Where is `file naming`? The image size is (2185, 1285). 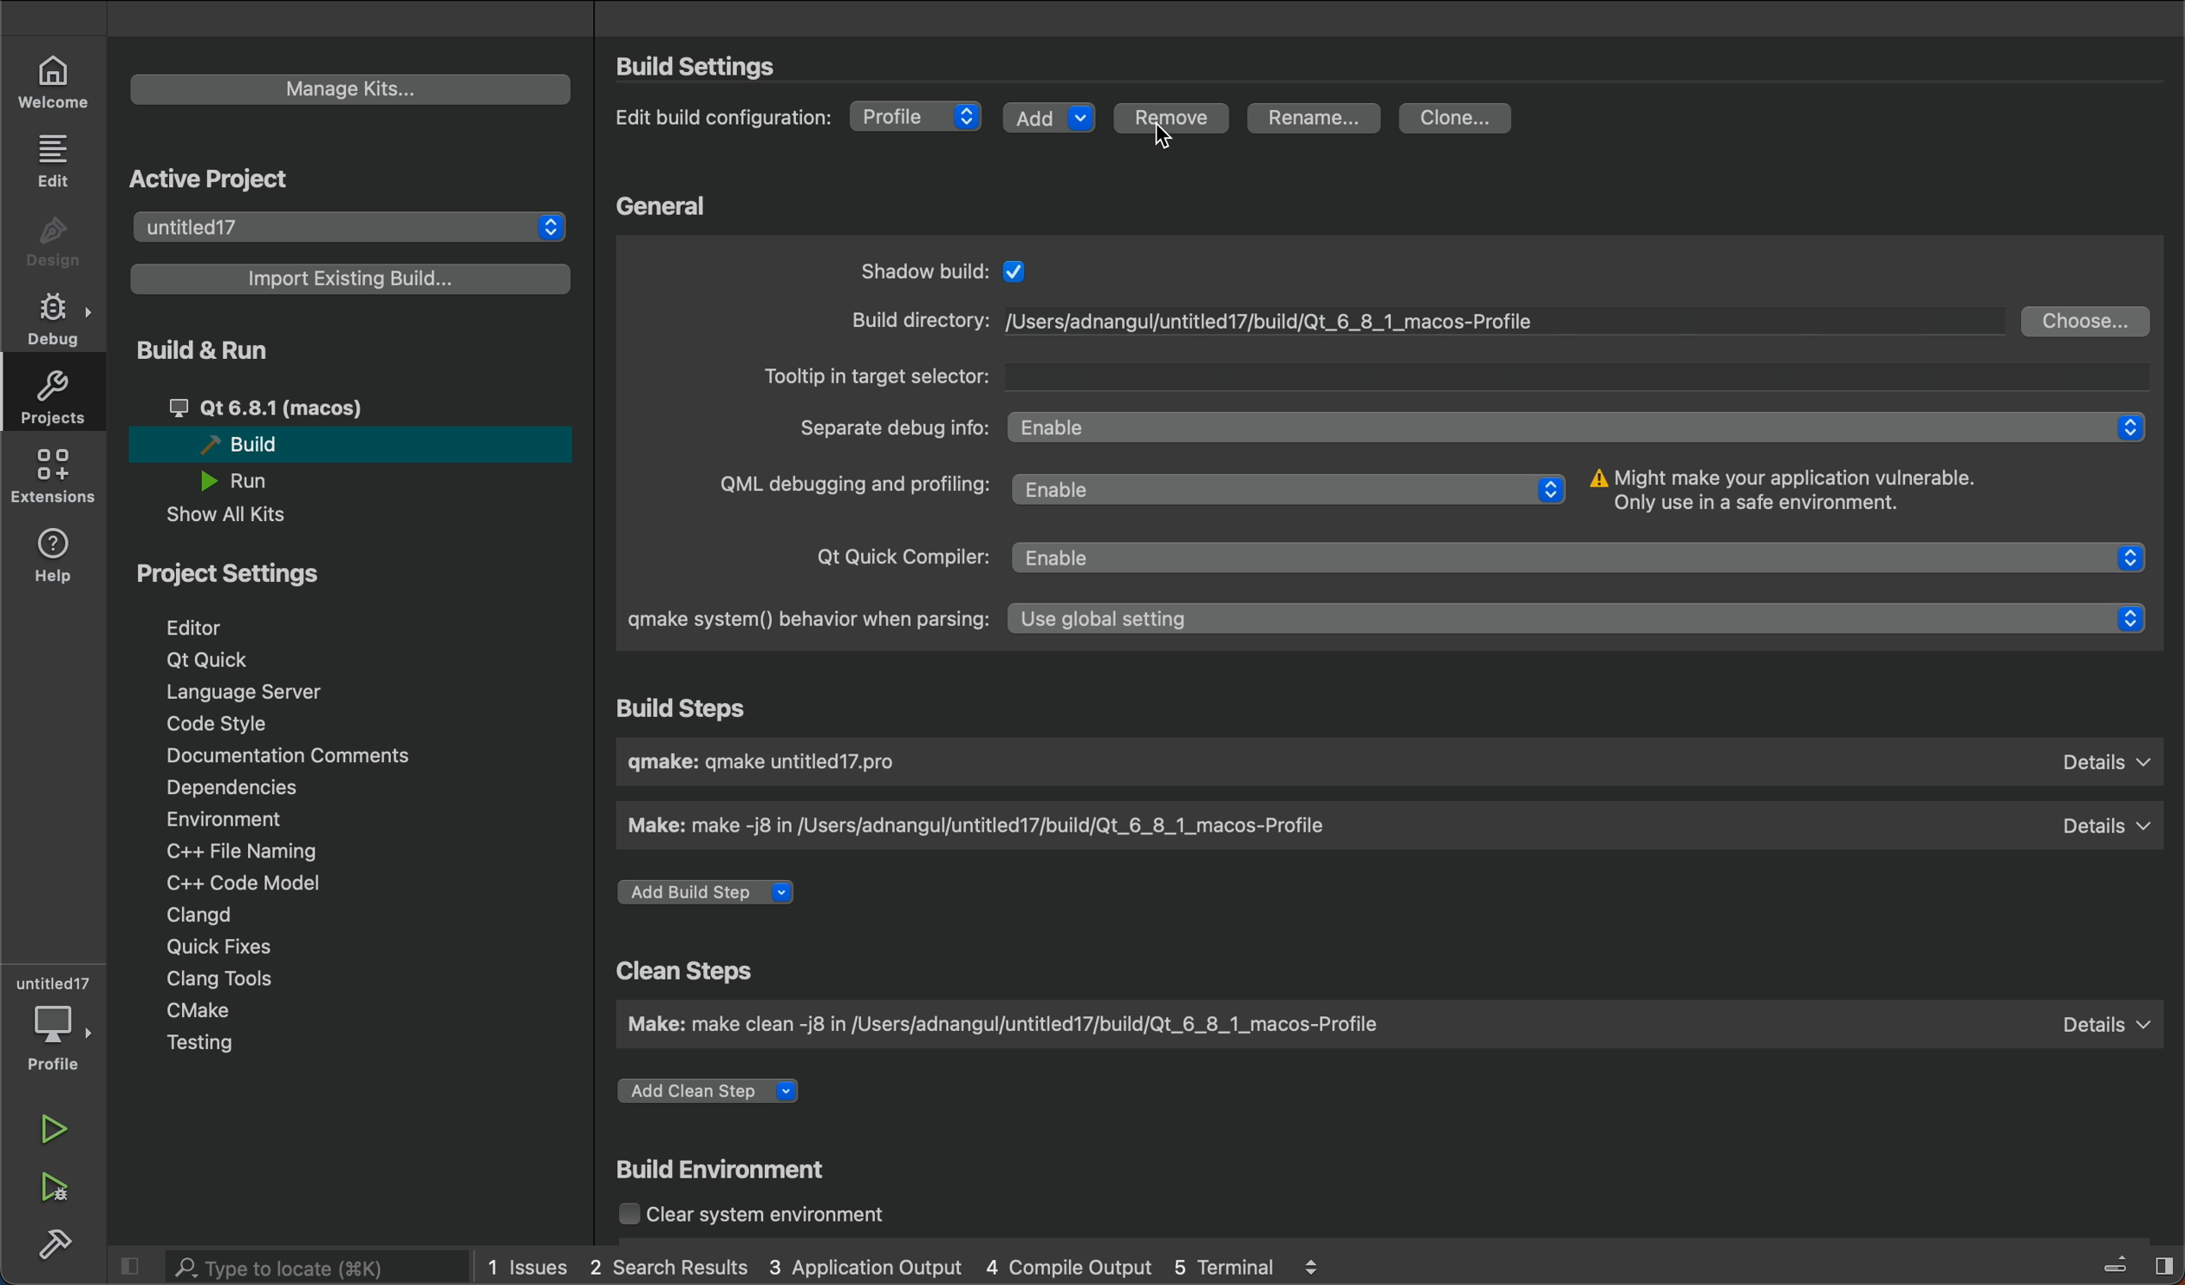
file naming is located at coordinates (248, 848).